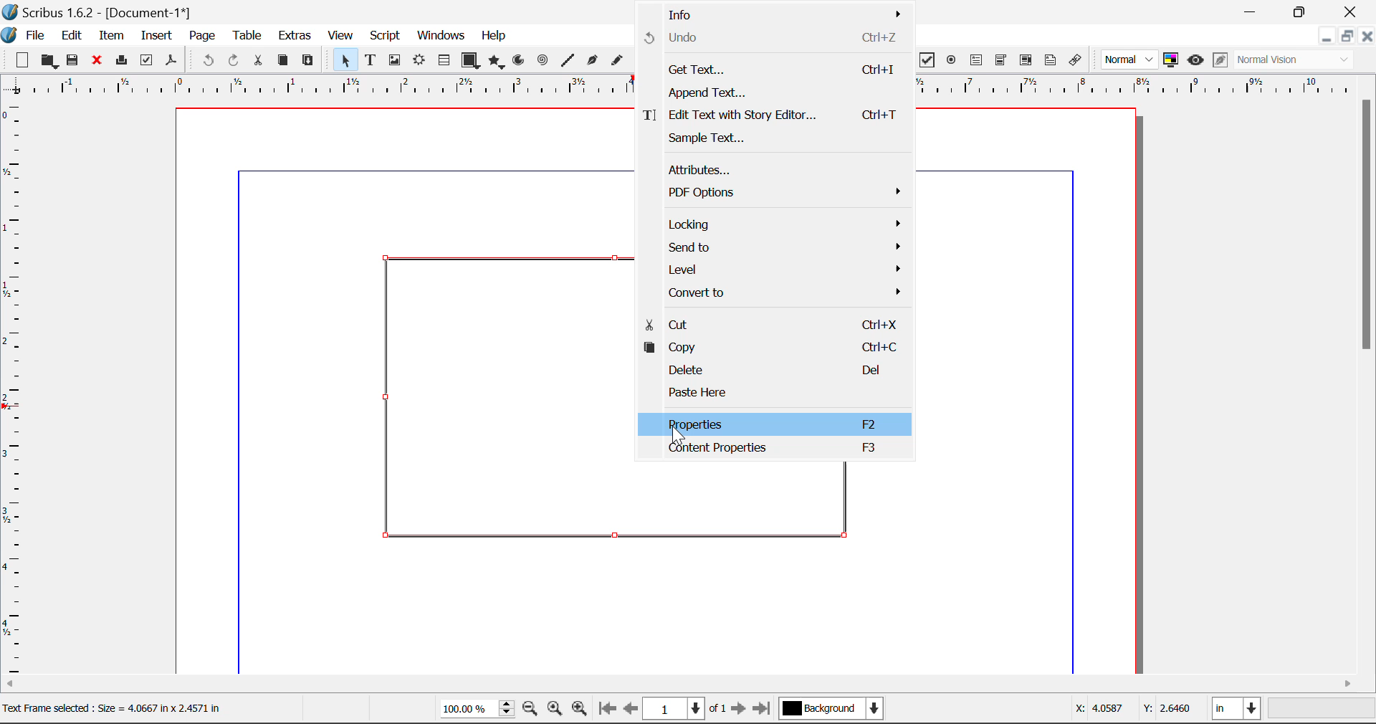 Image resolution: width=1376 pixels, height=724 pixels. What do you see at coordinates (120, 61) in the screenshot?
I see `Print` at bounding box center [120, 61].